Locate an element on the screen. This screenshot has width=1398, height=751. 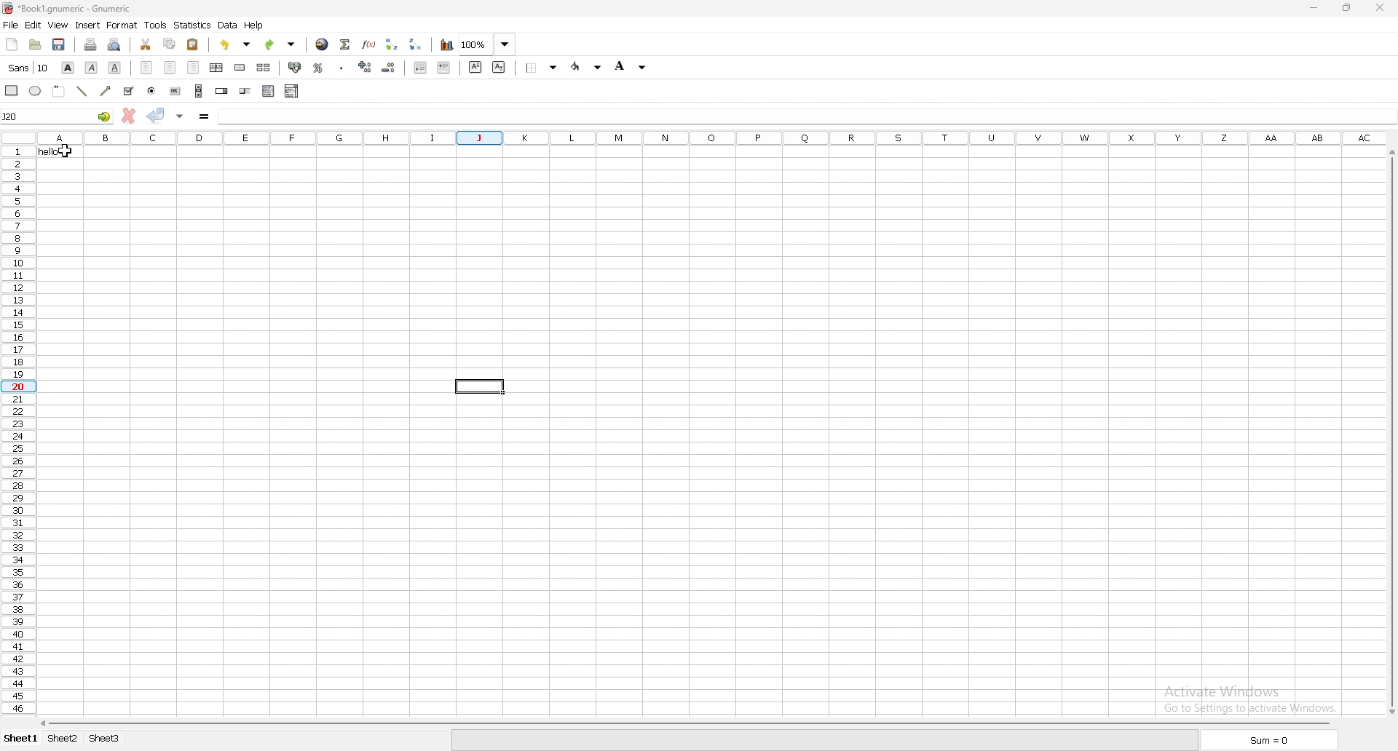
background is located at coordinates (588, 67).